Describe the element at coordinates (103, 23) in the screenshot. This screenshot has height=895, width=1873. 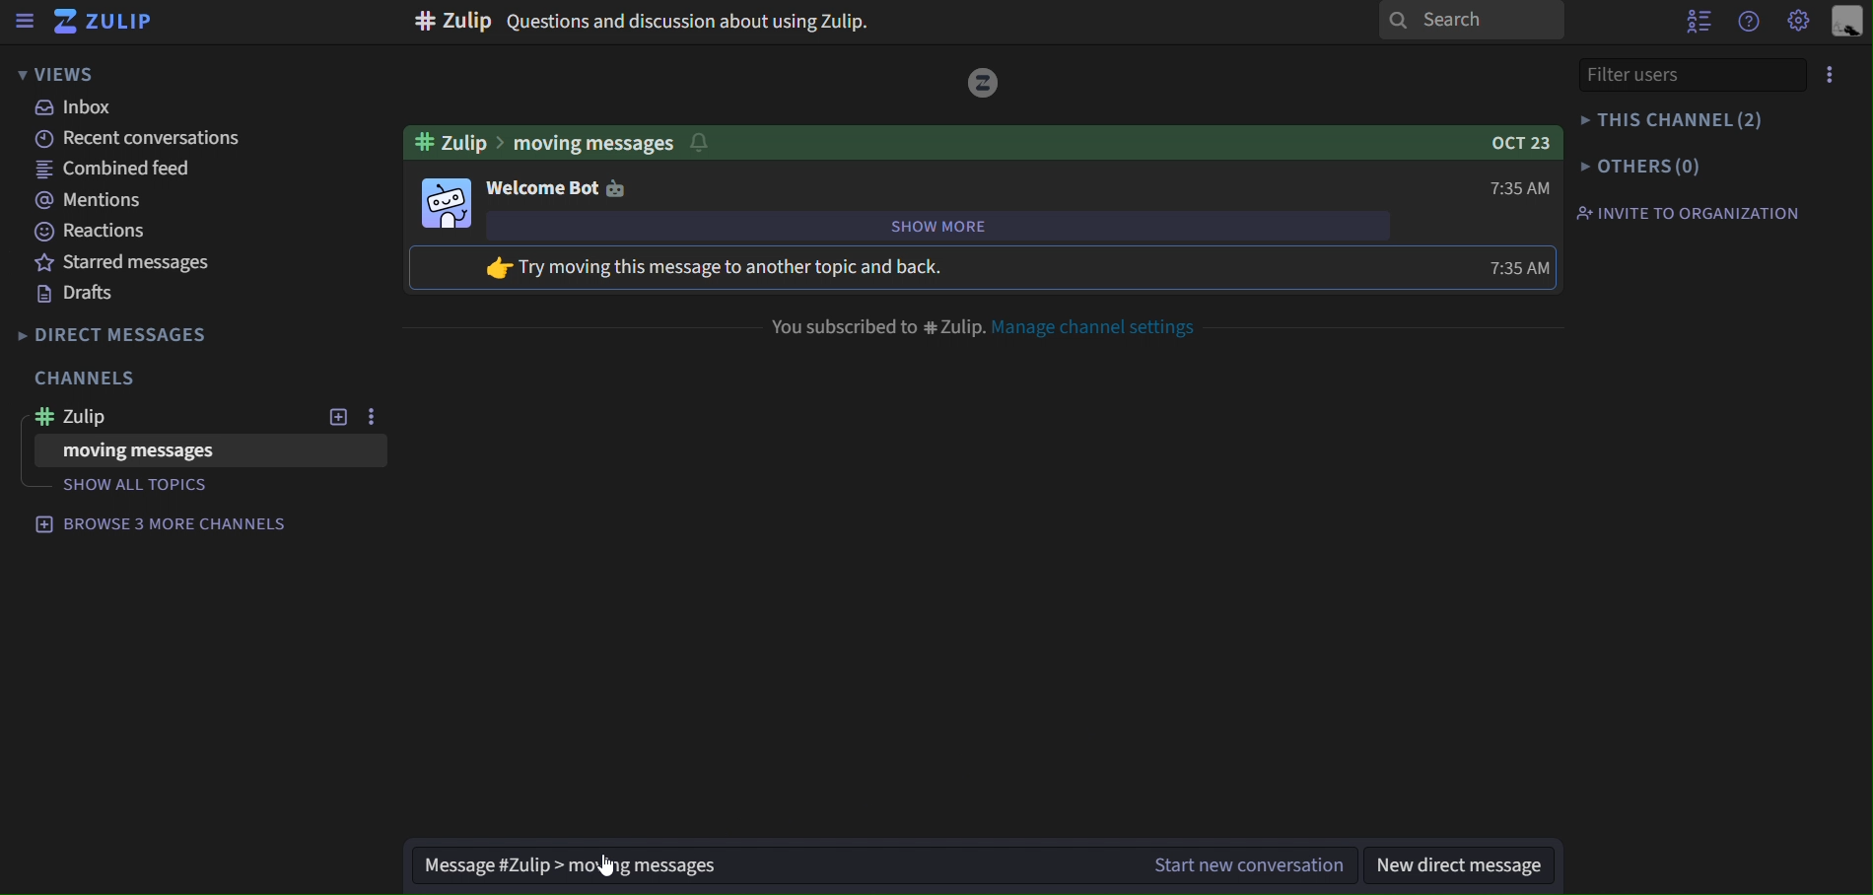
I see `Zulip logo` at that location.